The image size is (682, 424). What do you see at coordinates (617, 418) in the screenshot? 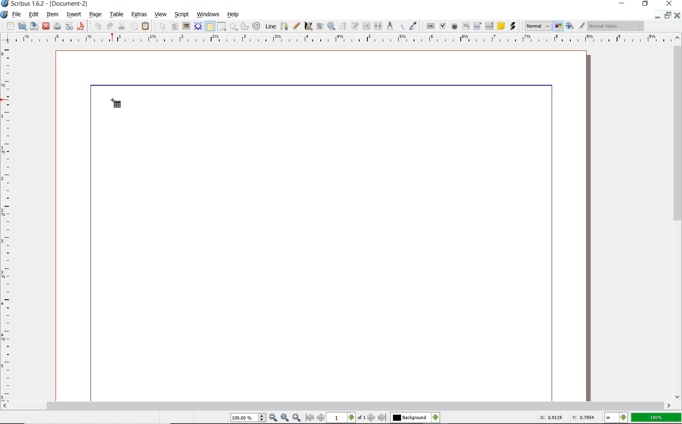
I see `select current unit` at bounding box center [617, 418].